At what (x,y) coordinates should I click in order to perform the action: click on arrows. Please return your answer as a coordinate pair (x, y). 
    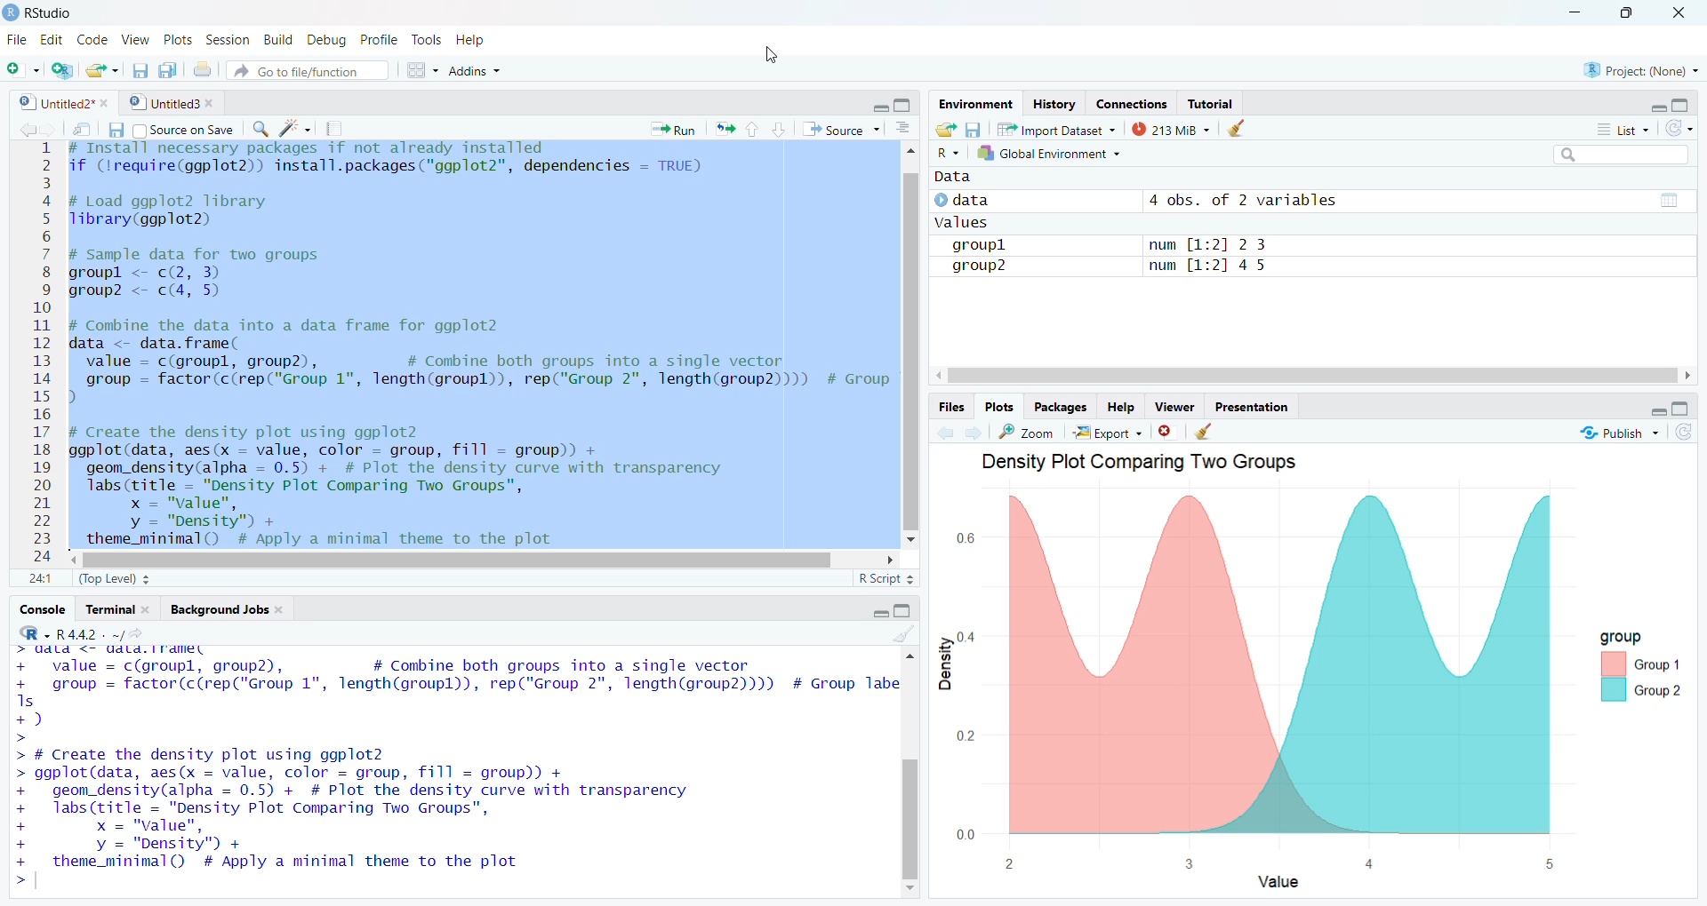
    Looking at the image, I should click on (722, 130).